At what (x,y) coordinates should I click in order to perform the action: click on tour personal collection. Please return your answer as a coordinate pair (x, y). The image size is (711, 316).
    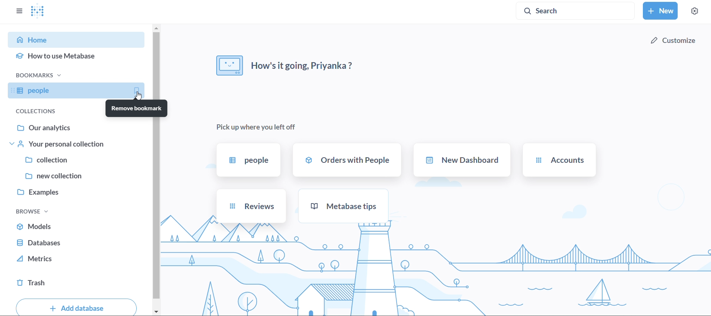
    Looking at the image, I should click on (76, 146).